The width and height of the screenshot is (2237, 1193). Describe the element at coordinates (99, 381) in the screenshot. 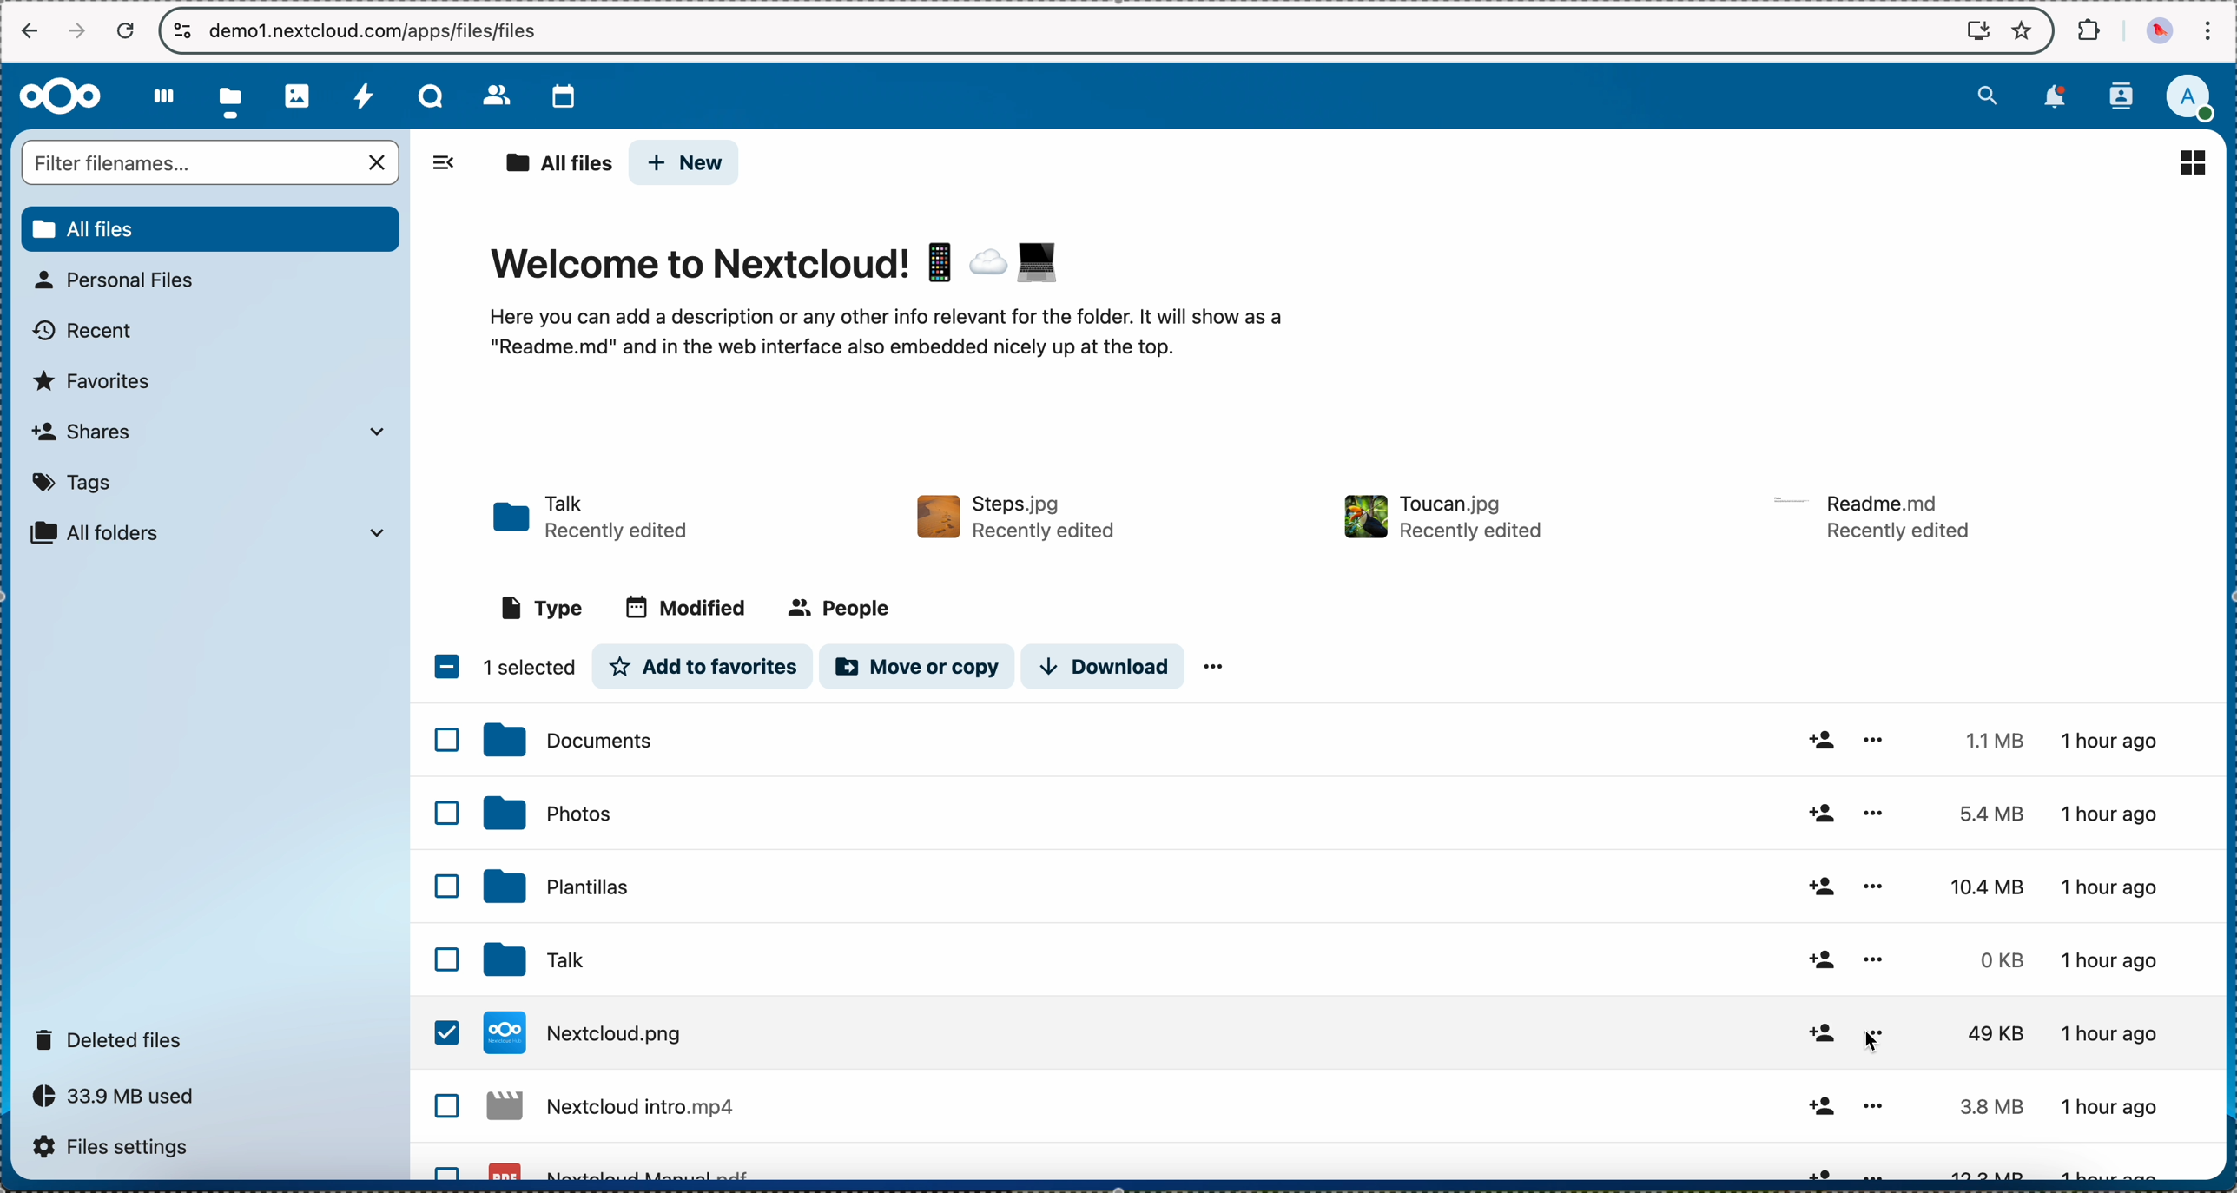

I see `favorites` at that location.